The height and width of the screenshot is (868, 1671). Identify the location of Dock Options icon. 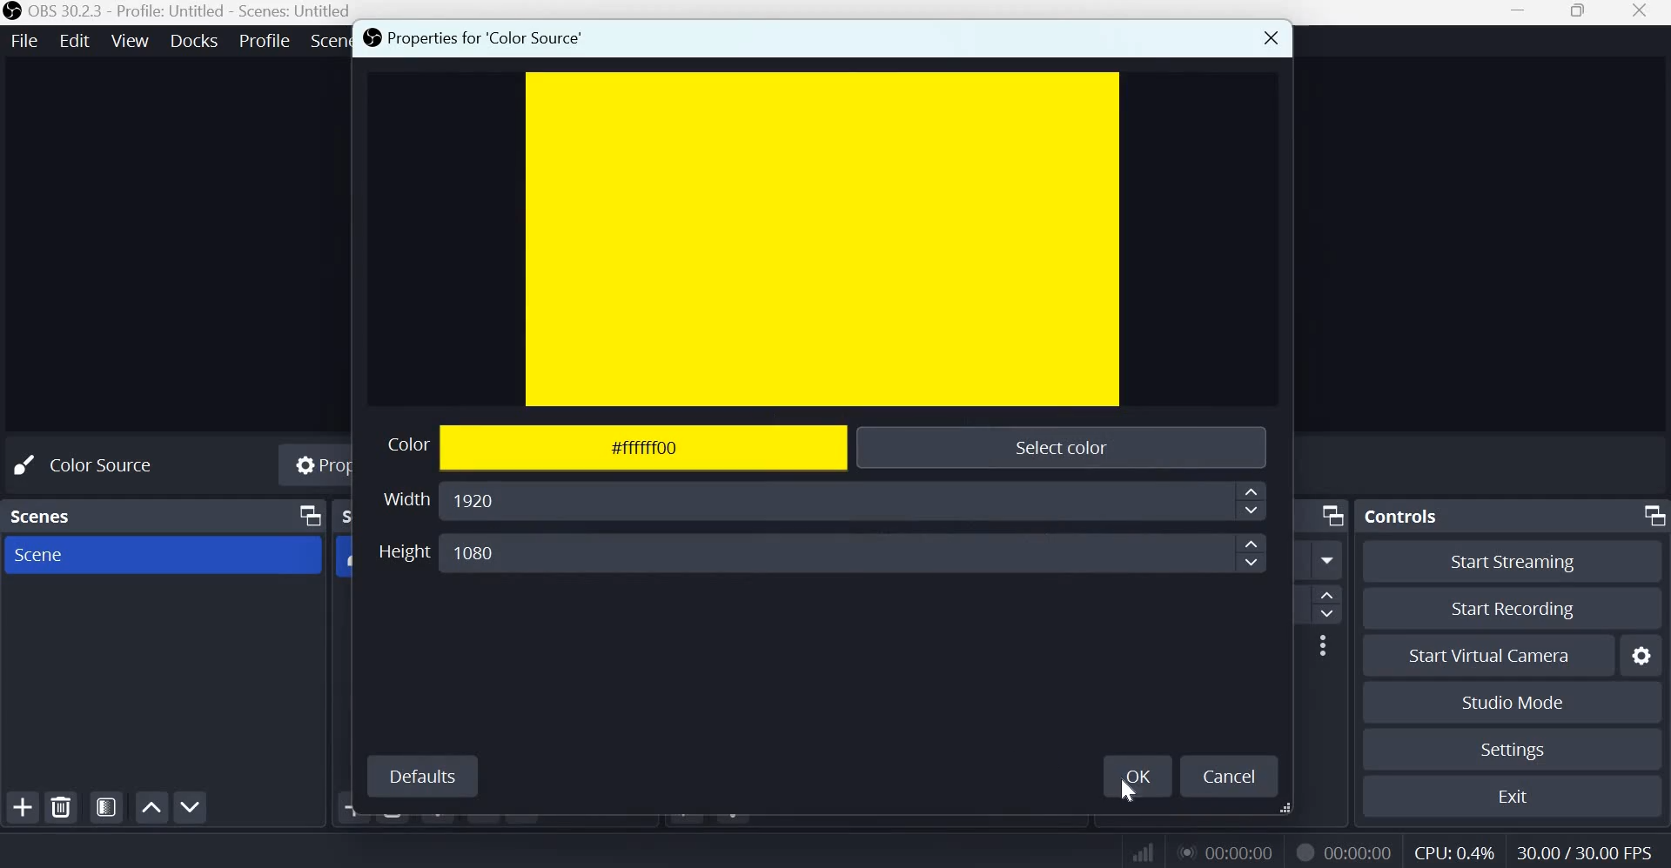
(1650, 514).